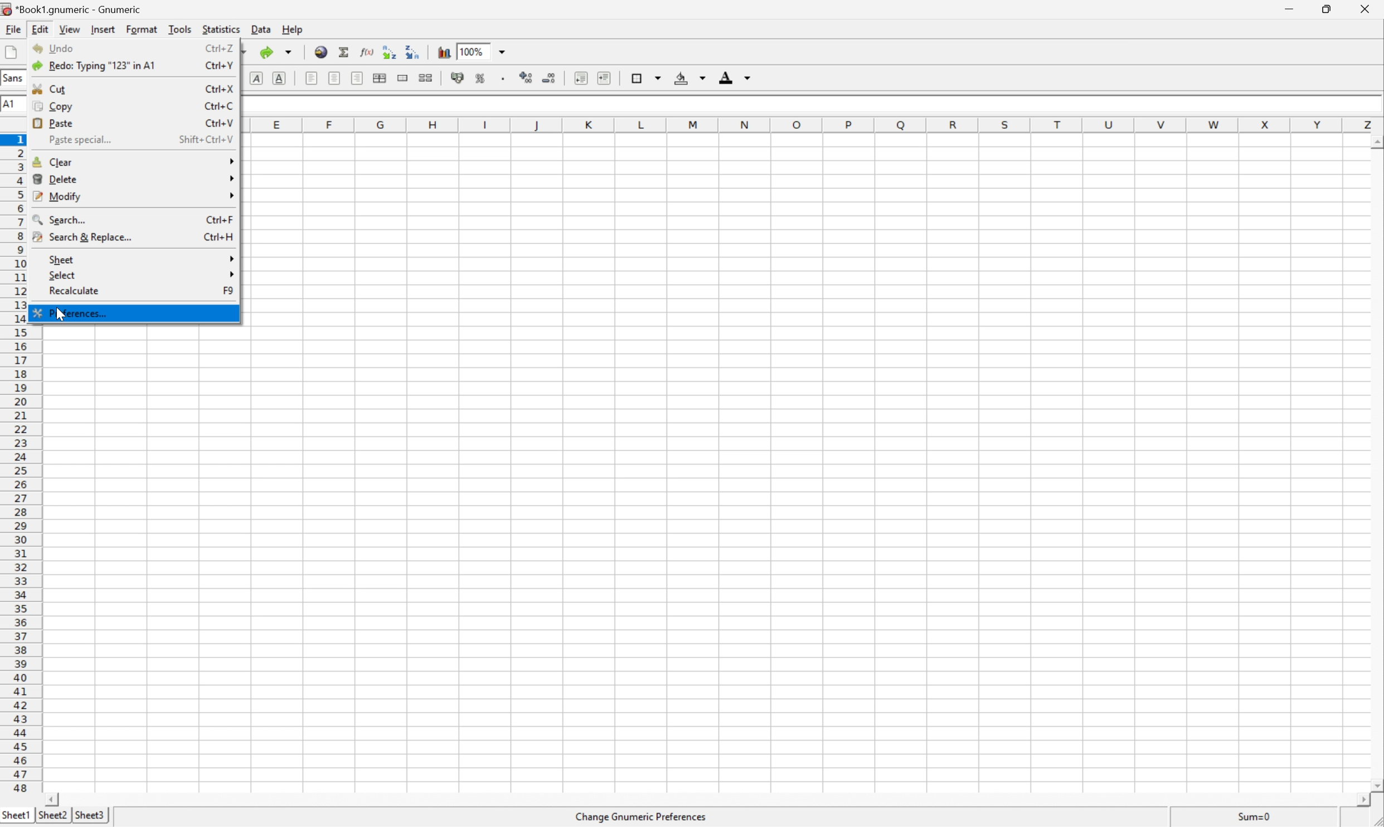  What do you see at coordinates (692, 78) in the screenshot?
I see `background color` at bounding box center [692, 78].